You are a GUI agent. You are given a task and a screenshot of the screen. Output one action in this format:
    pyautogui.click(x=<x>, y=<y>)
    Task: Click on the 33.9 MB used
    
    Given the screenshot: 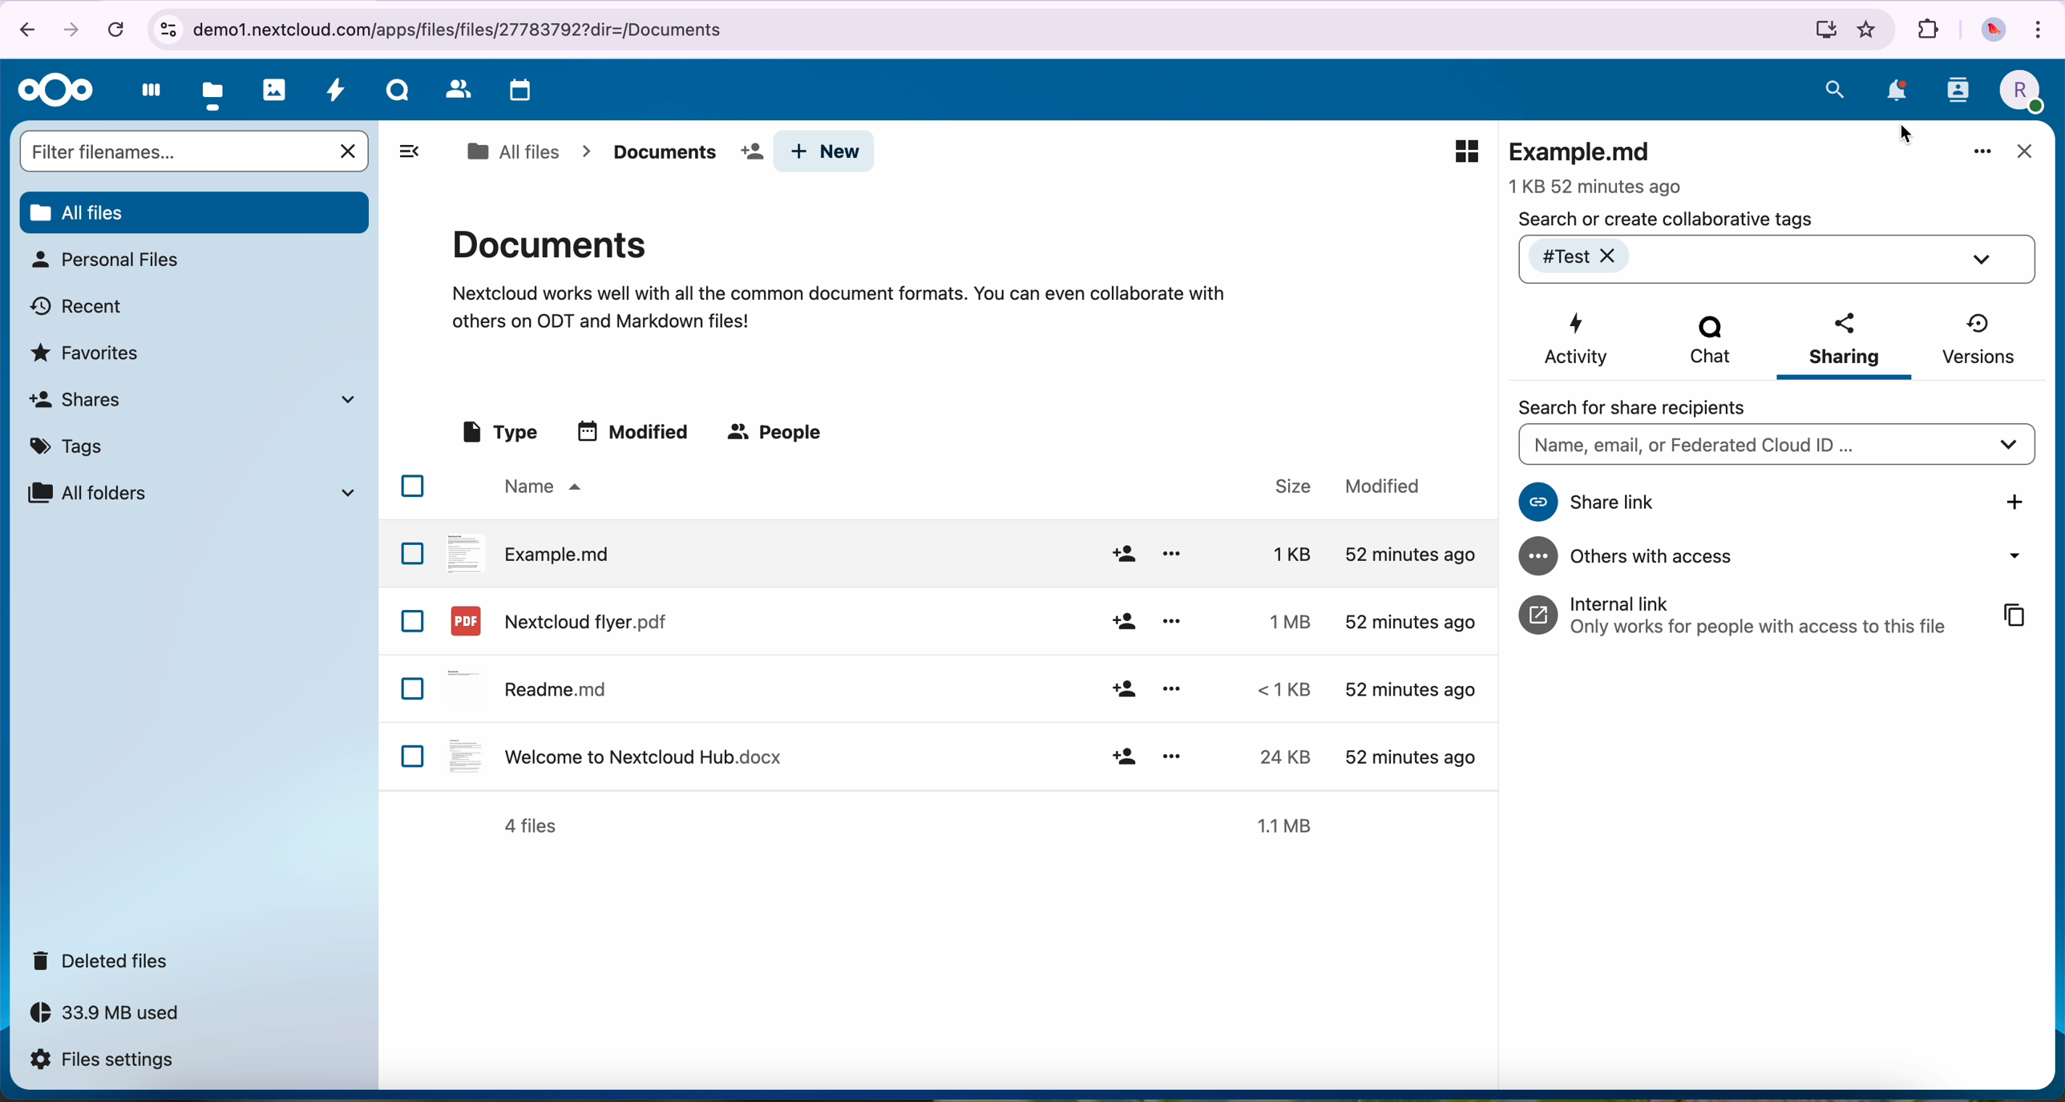 What is the action you would take?
    pyautogui.click(x=120, y=1017)
    